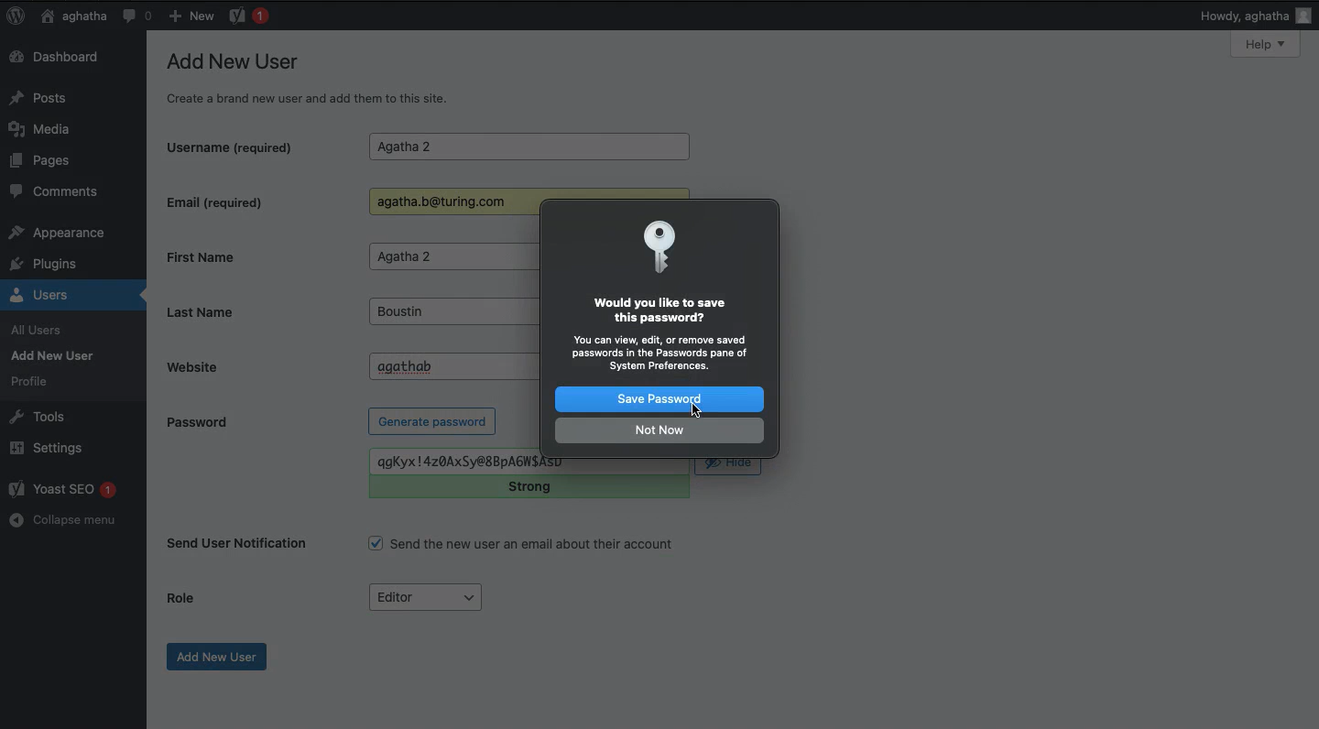  What do you see at coordinates (191, 15) in the screenshot?
I see `New` at bounding box center [191, 15].